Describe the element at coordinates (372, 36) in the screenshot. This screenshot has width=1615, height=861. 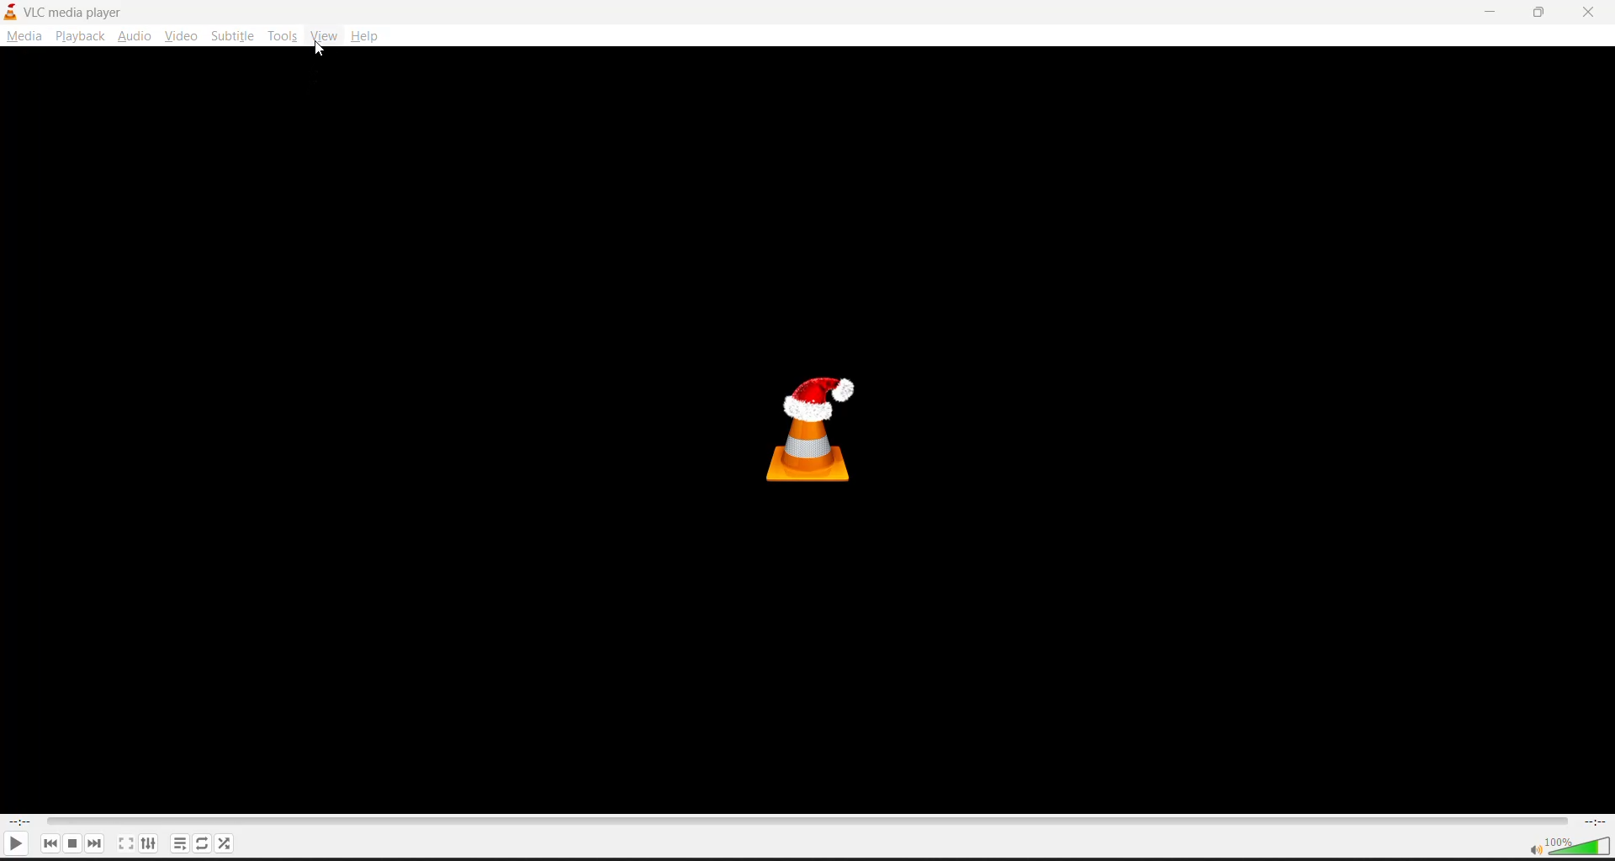
I see `help` at that location.